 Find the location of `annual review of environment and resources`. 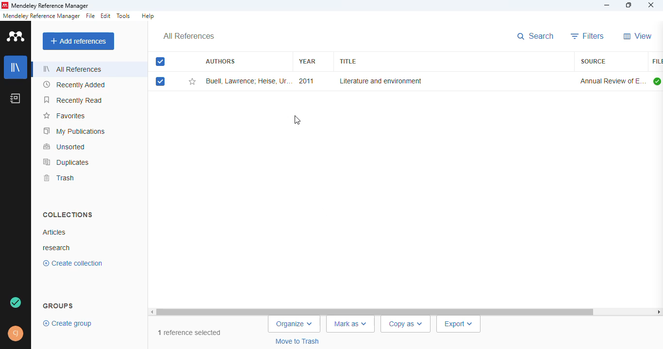

annual review of environment and resources is located at coordinates (612, 81).